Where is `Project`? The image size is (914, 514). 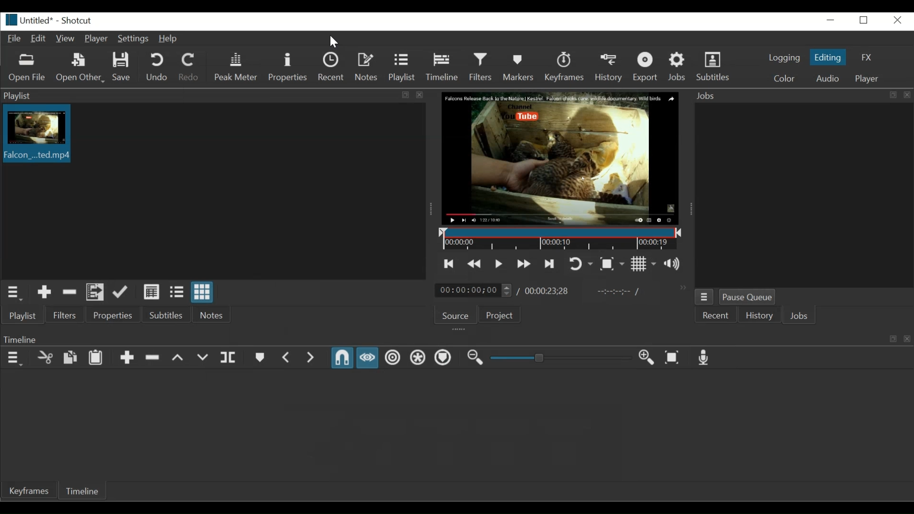 Project is located at coordinates (502, 314).